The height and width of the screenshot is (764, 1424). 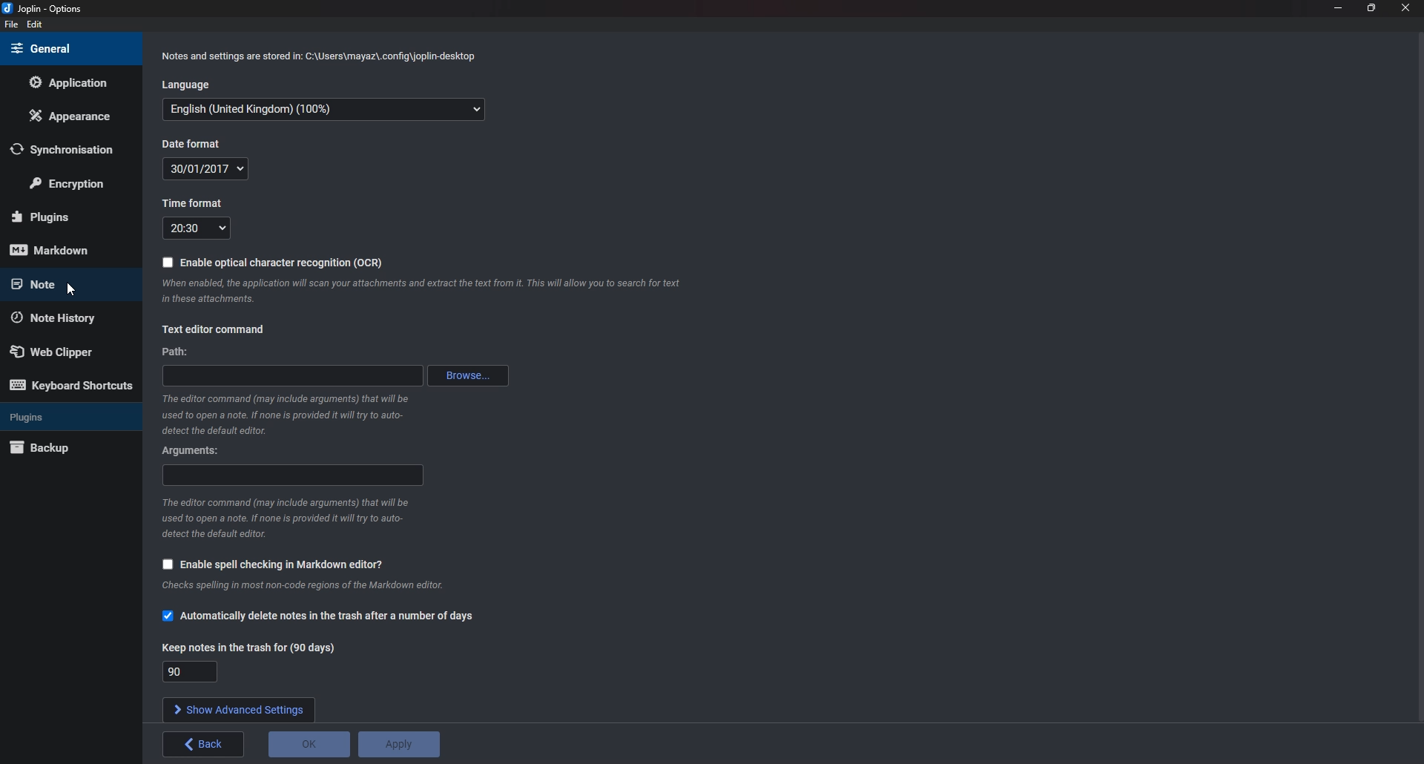 I want to click on Date format, so click(x=192, y=144).